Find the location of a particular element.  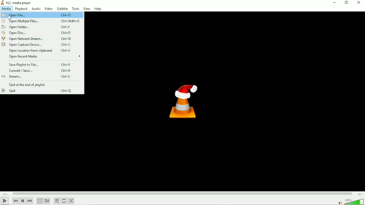

Play is located at coordinates (5, 201).